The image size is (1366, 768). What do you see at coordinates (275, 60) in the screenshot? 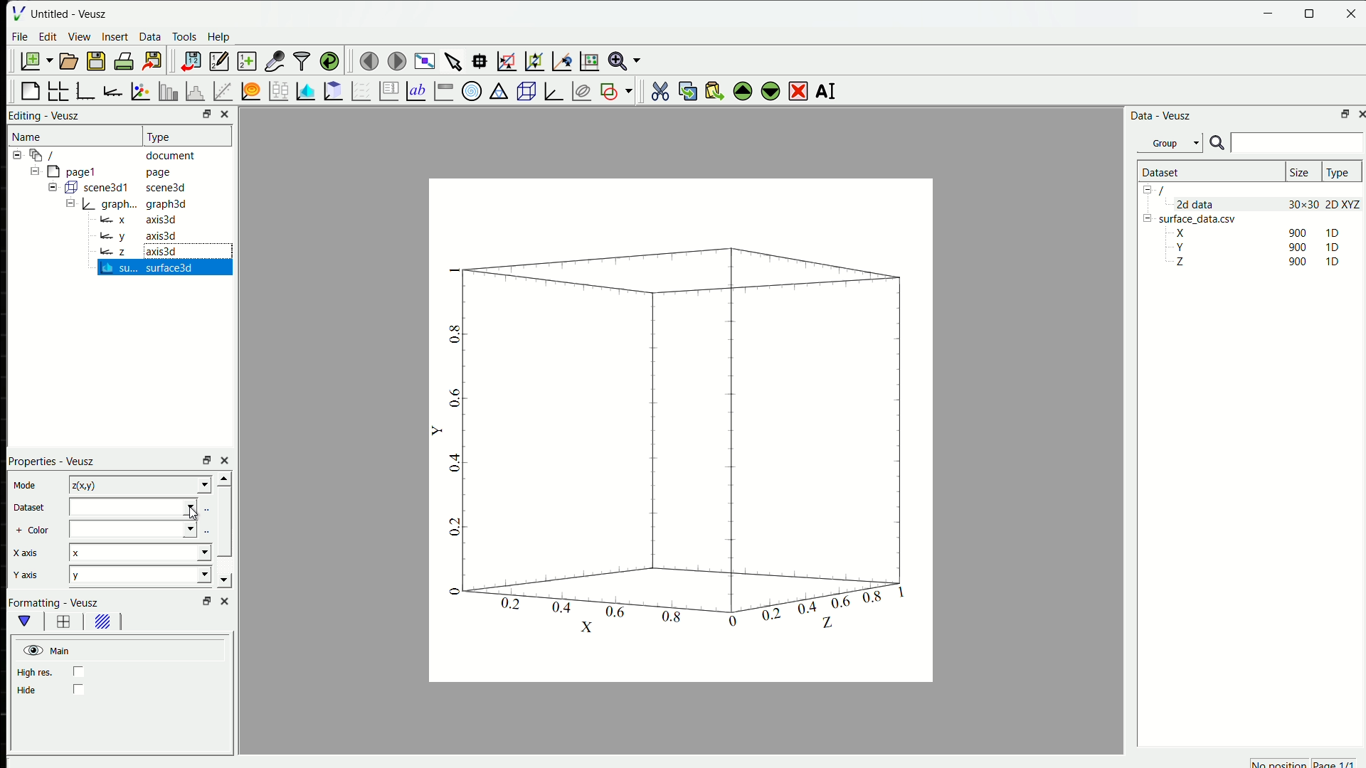
I see `capture remote data` at bounding box center [275, 60].